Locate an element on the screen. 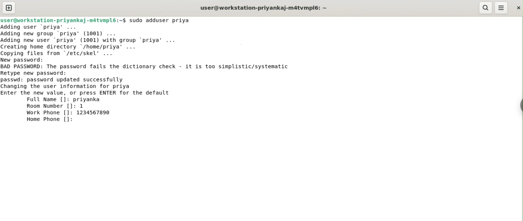 The width and height of the screenshot is (523, 221). Adding user ‘priya' ...

Adding new group ‘priya’ (1001) ...

Adding new user ‘priya' (1001) with group ‘priya' ...
Creating home directory '/home/priya' ...

Copying files from "/etc/skel' ... is located at coordinates (91, 40).